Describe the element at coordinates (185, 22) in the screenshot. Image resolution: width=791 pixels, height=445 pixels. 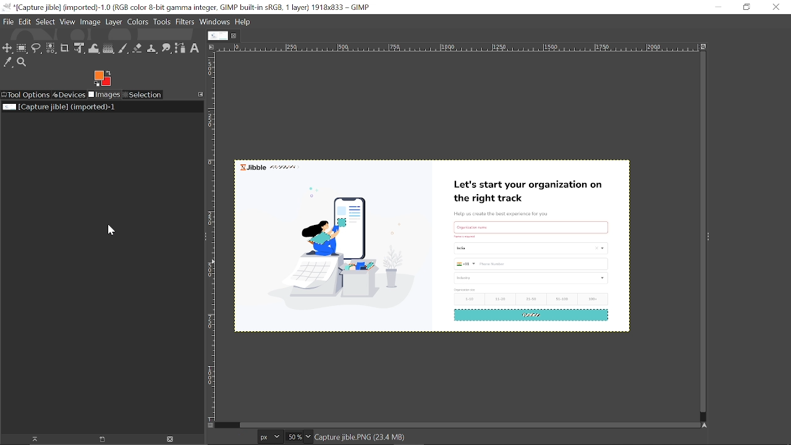
I see `Filters` at that location.